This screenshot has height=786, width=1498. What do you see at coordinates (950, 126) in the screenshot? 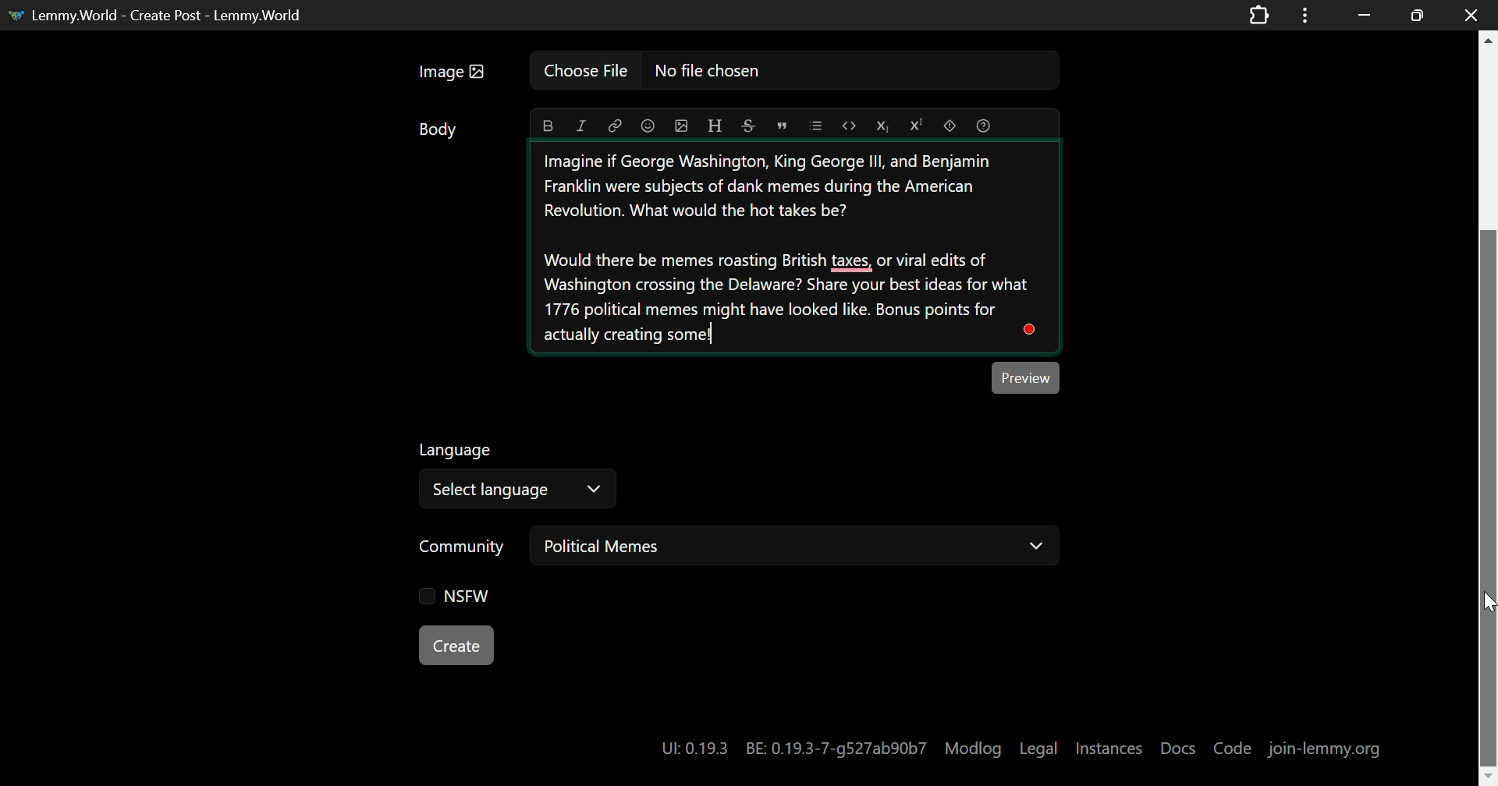
I see `Spoiler` at bounding box center [950, 126].